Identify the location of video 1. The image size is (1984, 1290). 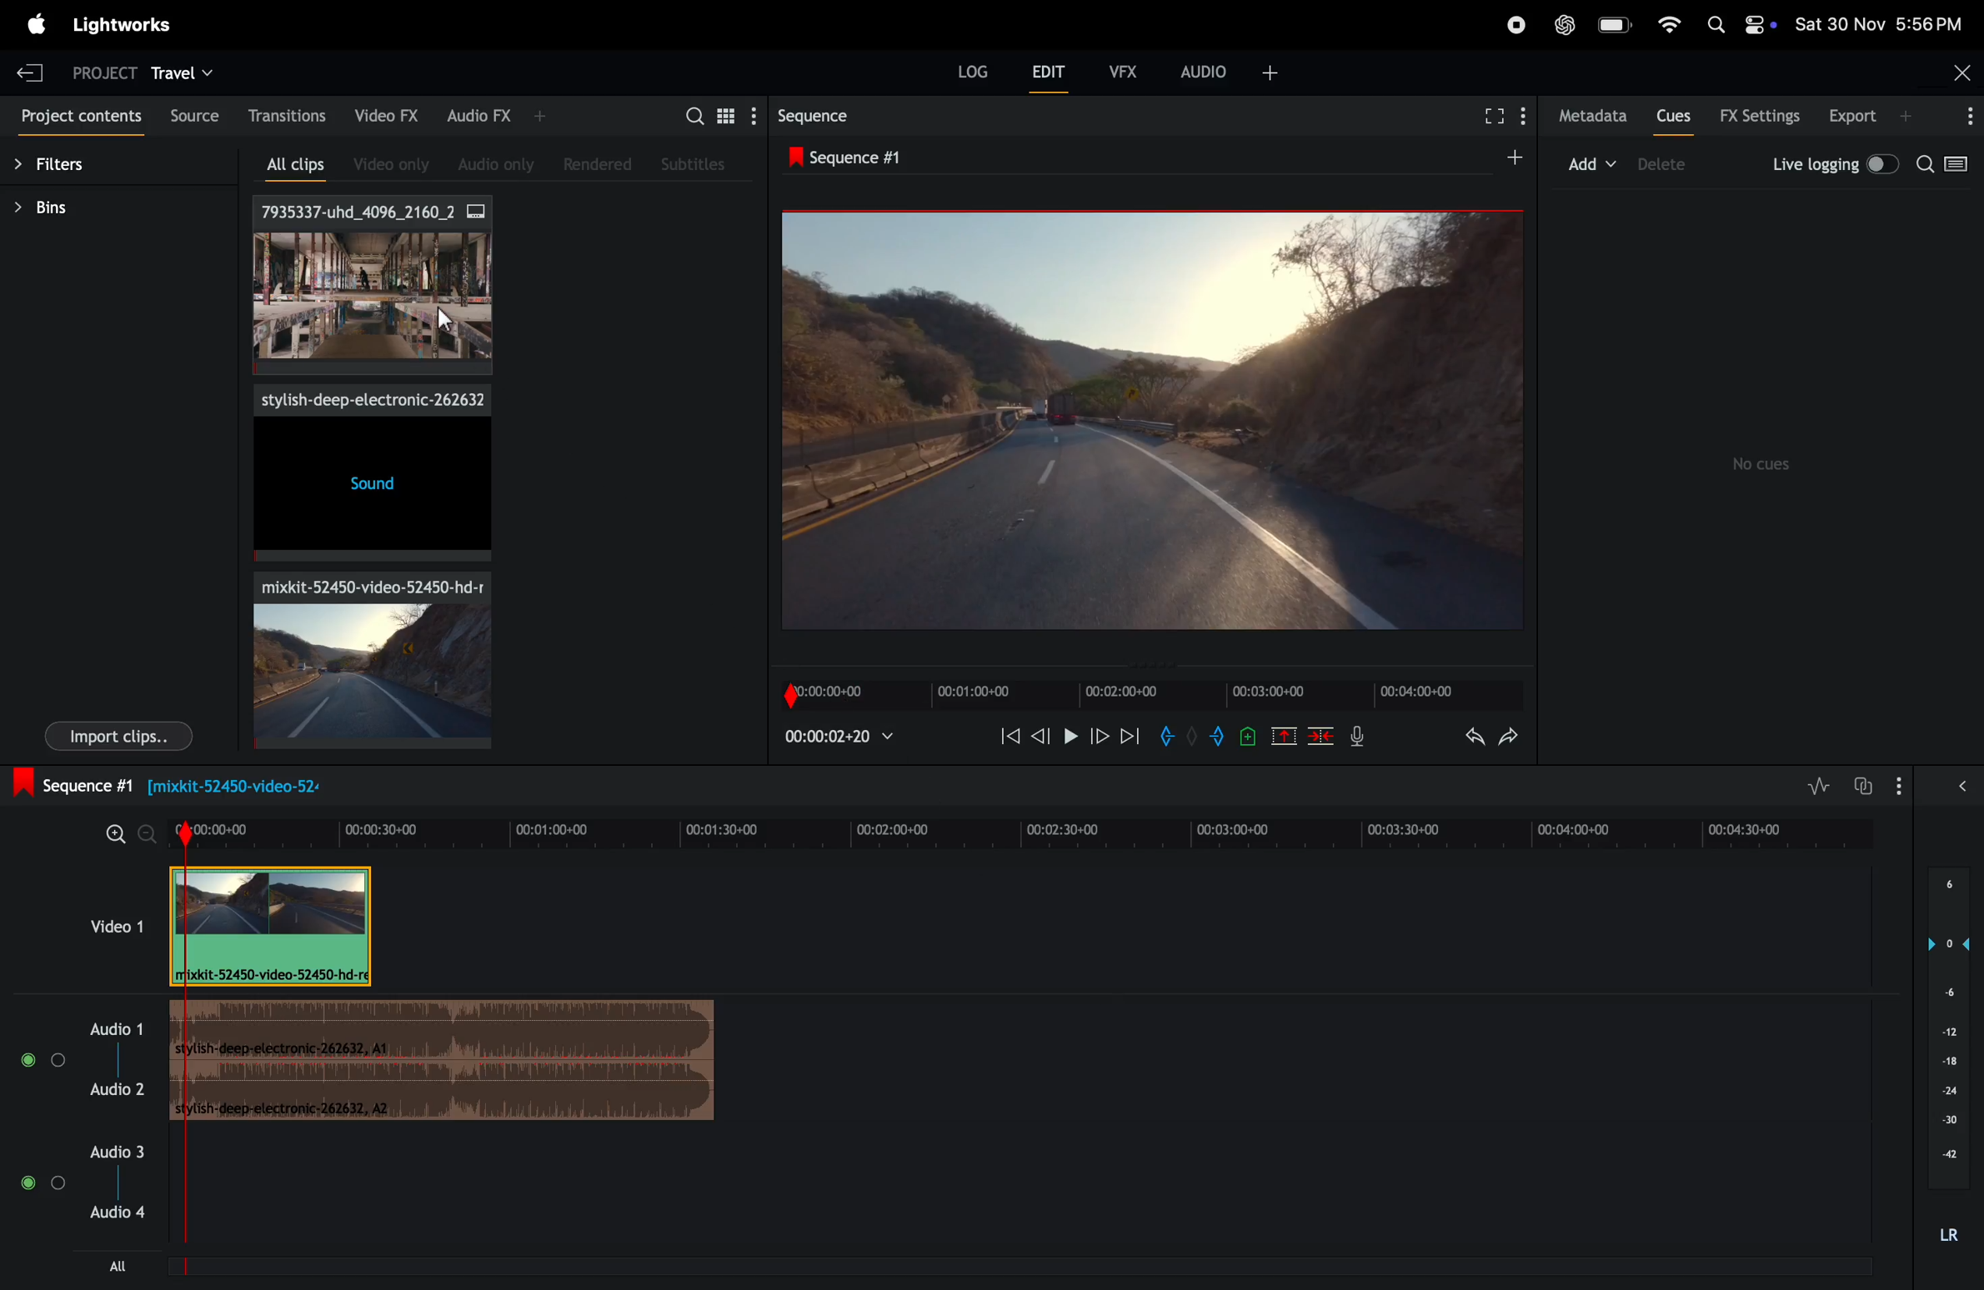
(112, 924).